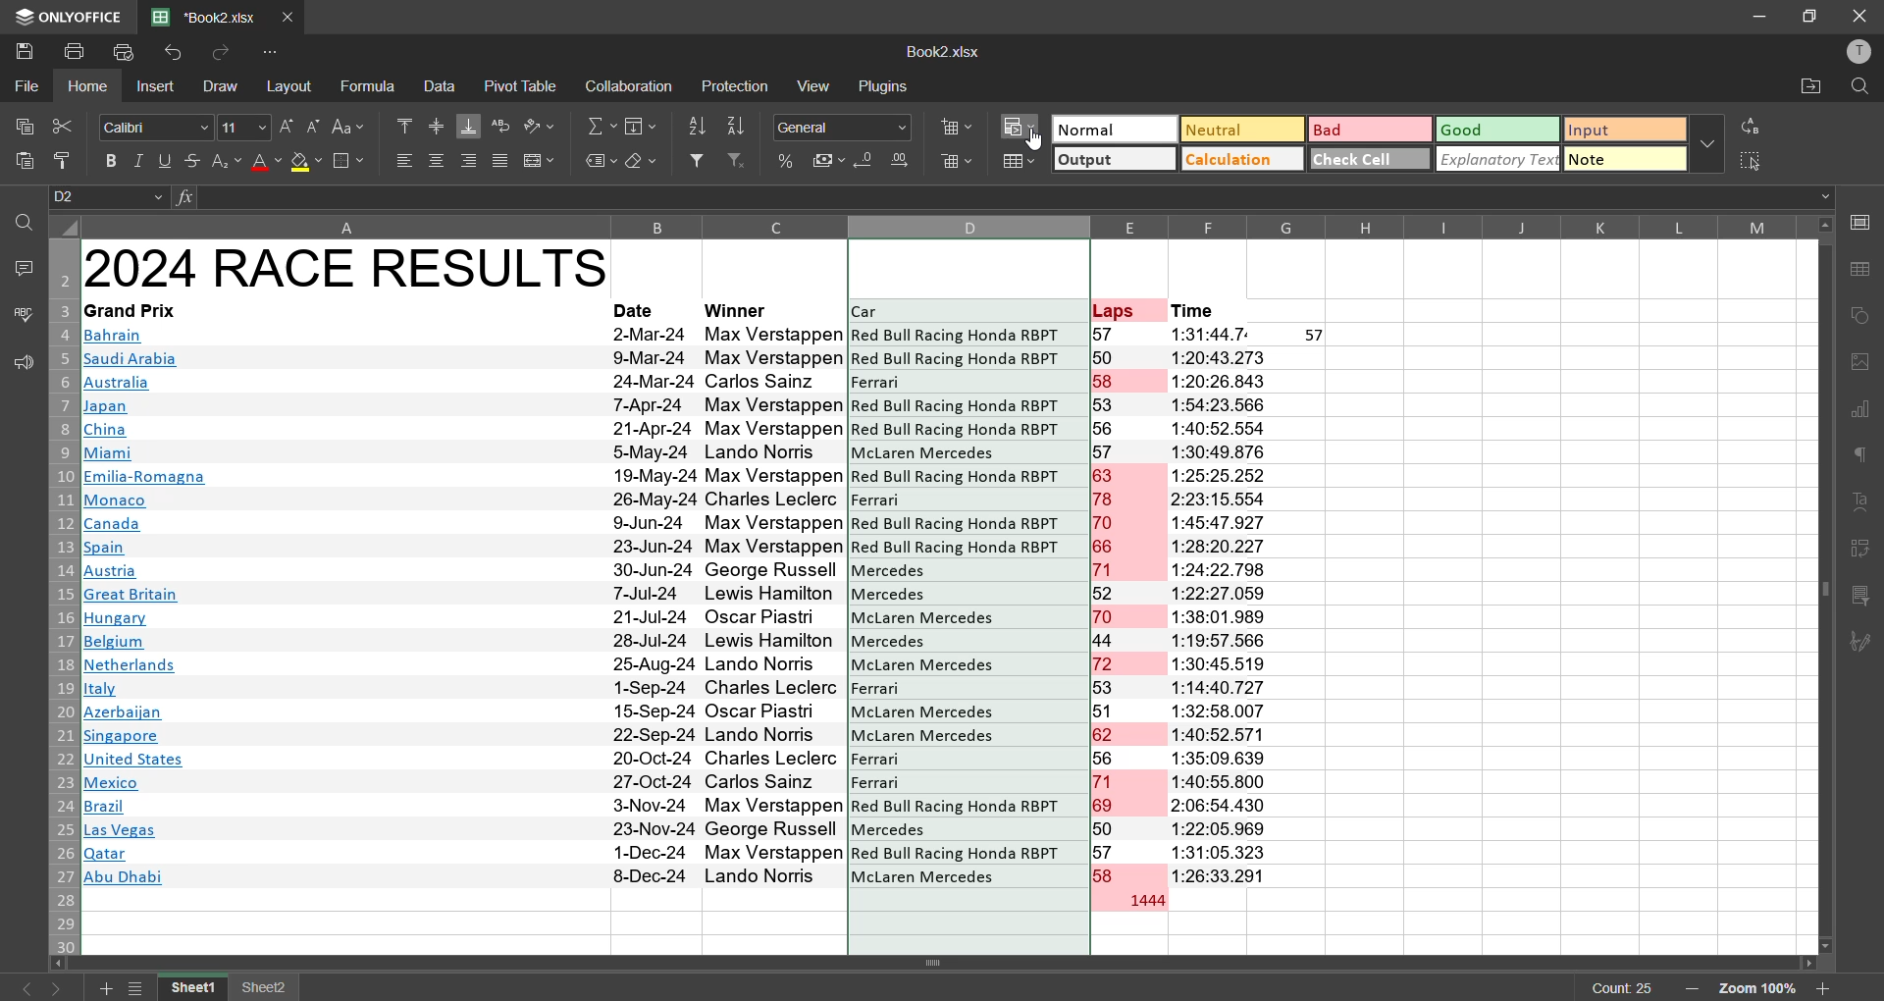 The height and width of the screenshot is (1001, 1884). I want to click on charts, so click(1861, 411).